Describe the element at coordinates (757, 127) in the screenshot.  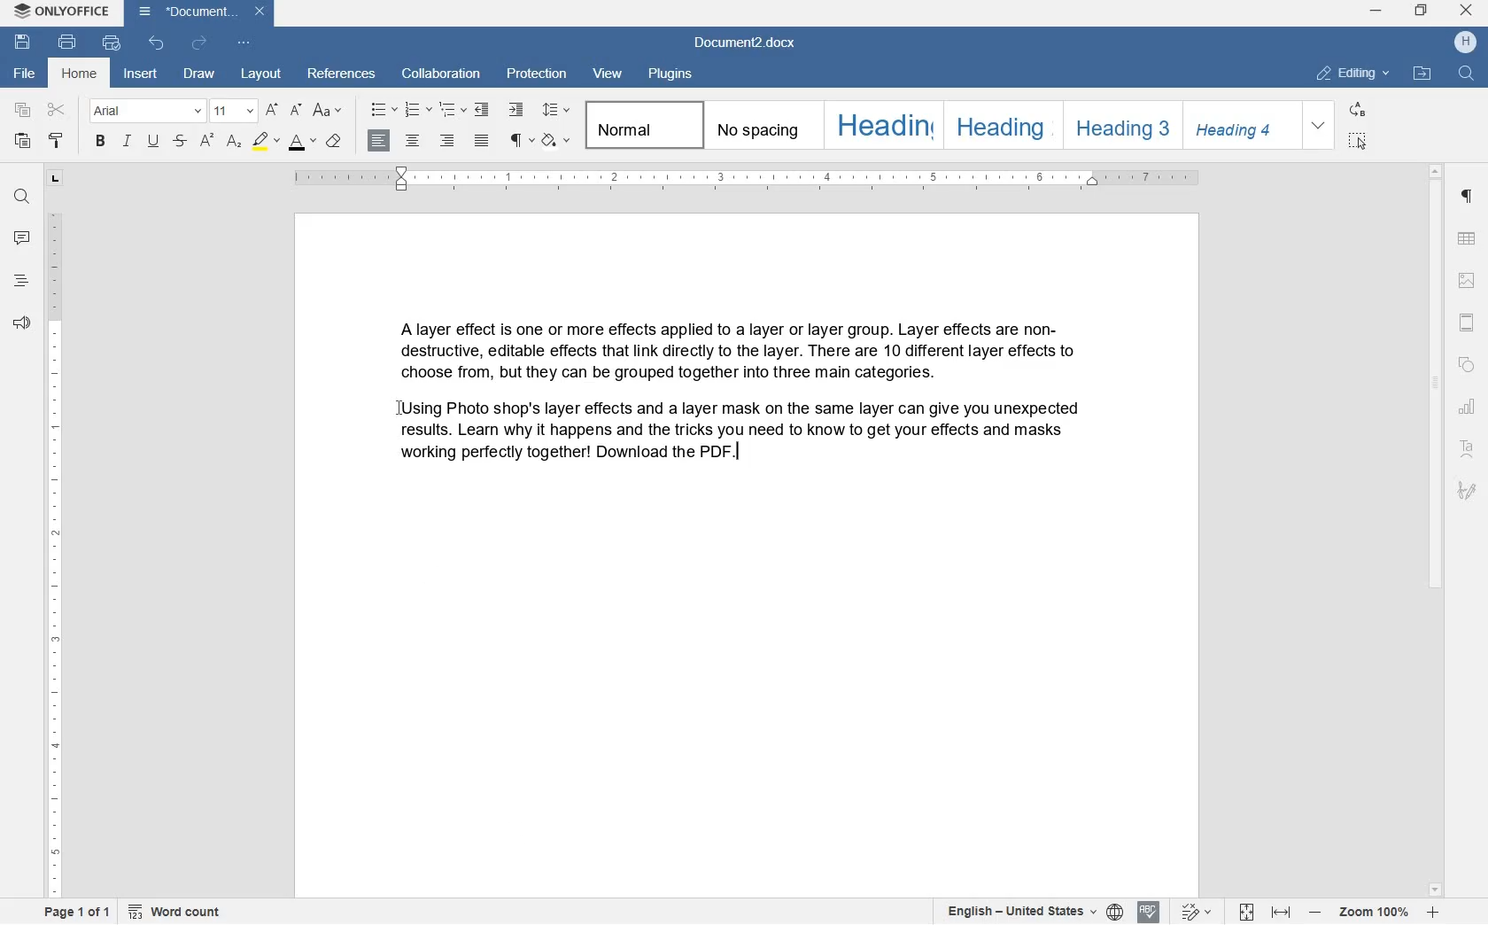
I see `NO SPACING` at that location.